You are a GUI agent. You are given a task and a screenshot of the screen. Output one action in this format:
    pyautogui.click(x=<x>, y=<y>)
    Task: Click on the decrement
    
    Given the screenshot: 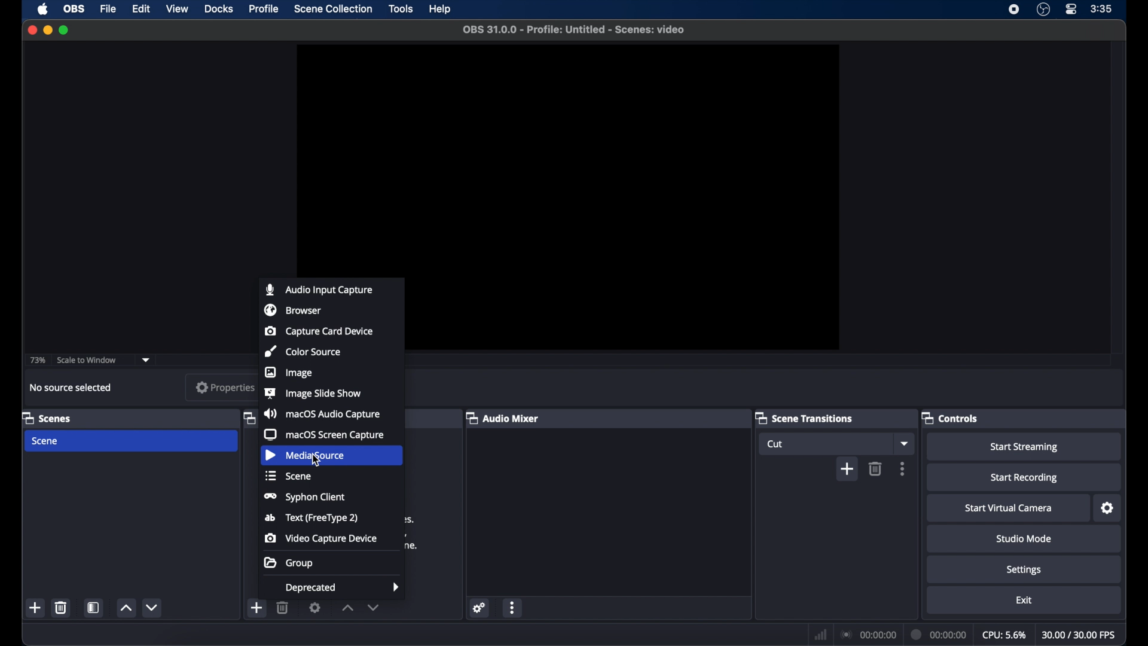 What is the action you would take?
    pyautogui.click(x=374, y=607)
    